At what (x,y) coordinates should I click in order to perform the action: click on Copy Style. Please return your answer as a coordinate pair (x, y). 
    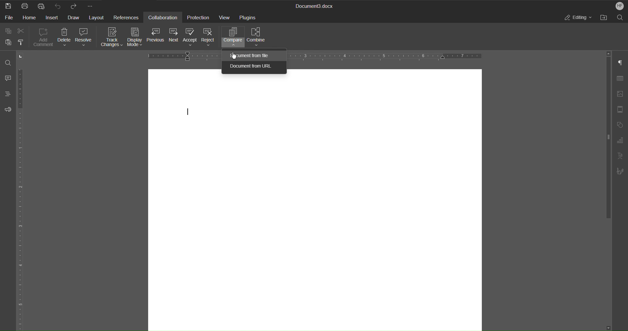
    Looking at the image, I should click on (23, 42).